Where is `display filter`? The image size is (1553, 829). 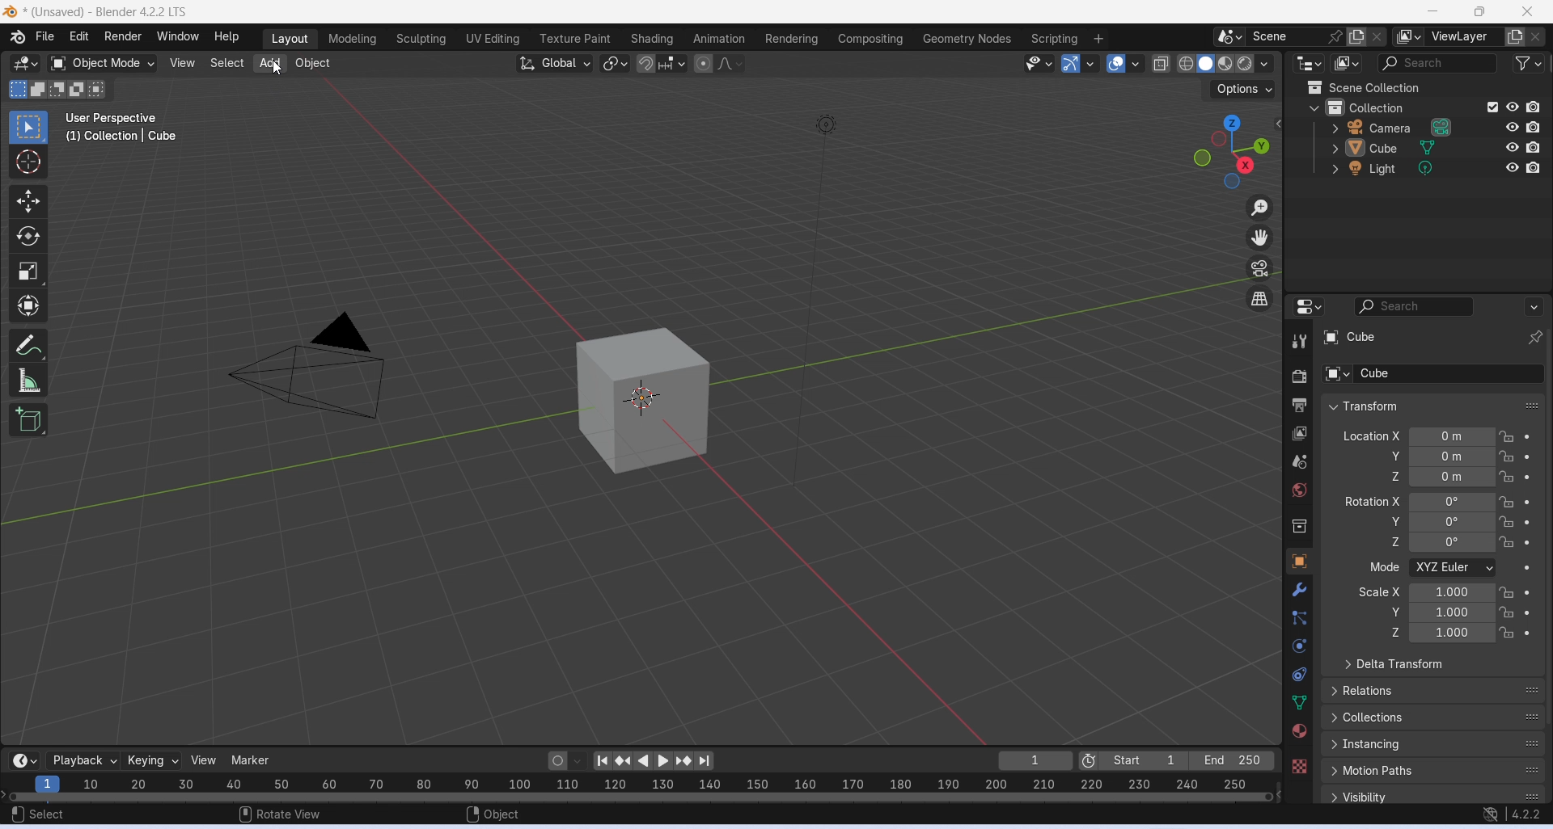 display filter is located at coordinates (1436, 64).